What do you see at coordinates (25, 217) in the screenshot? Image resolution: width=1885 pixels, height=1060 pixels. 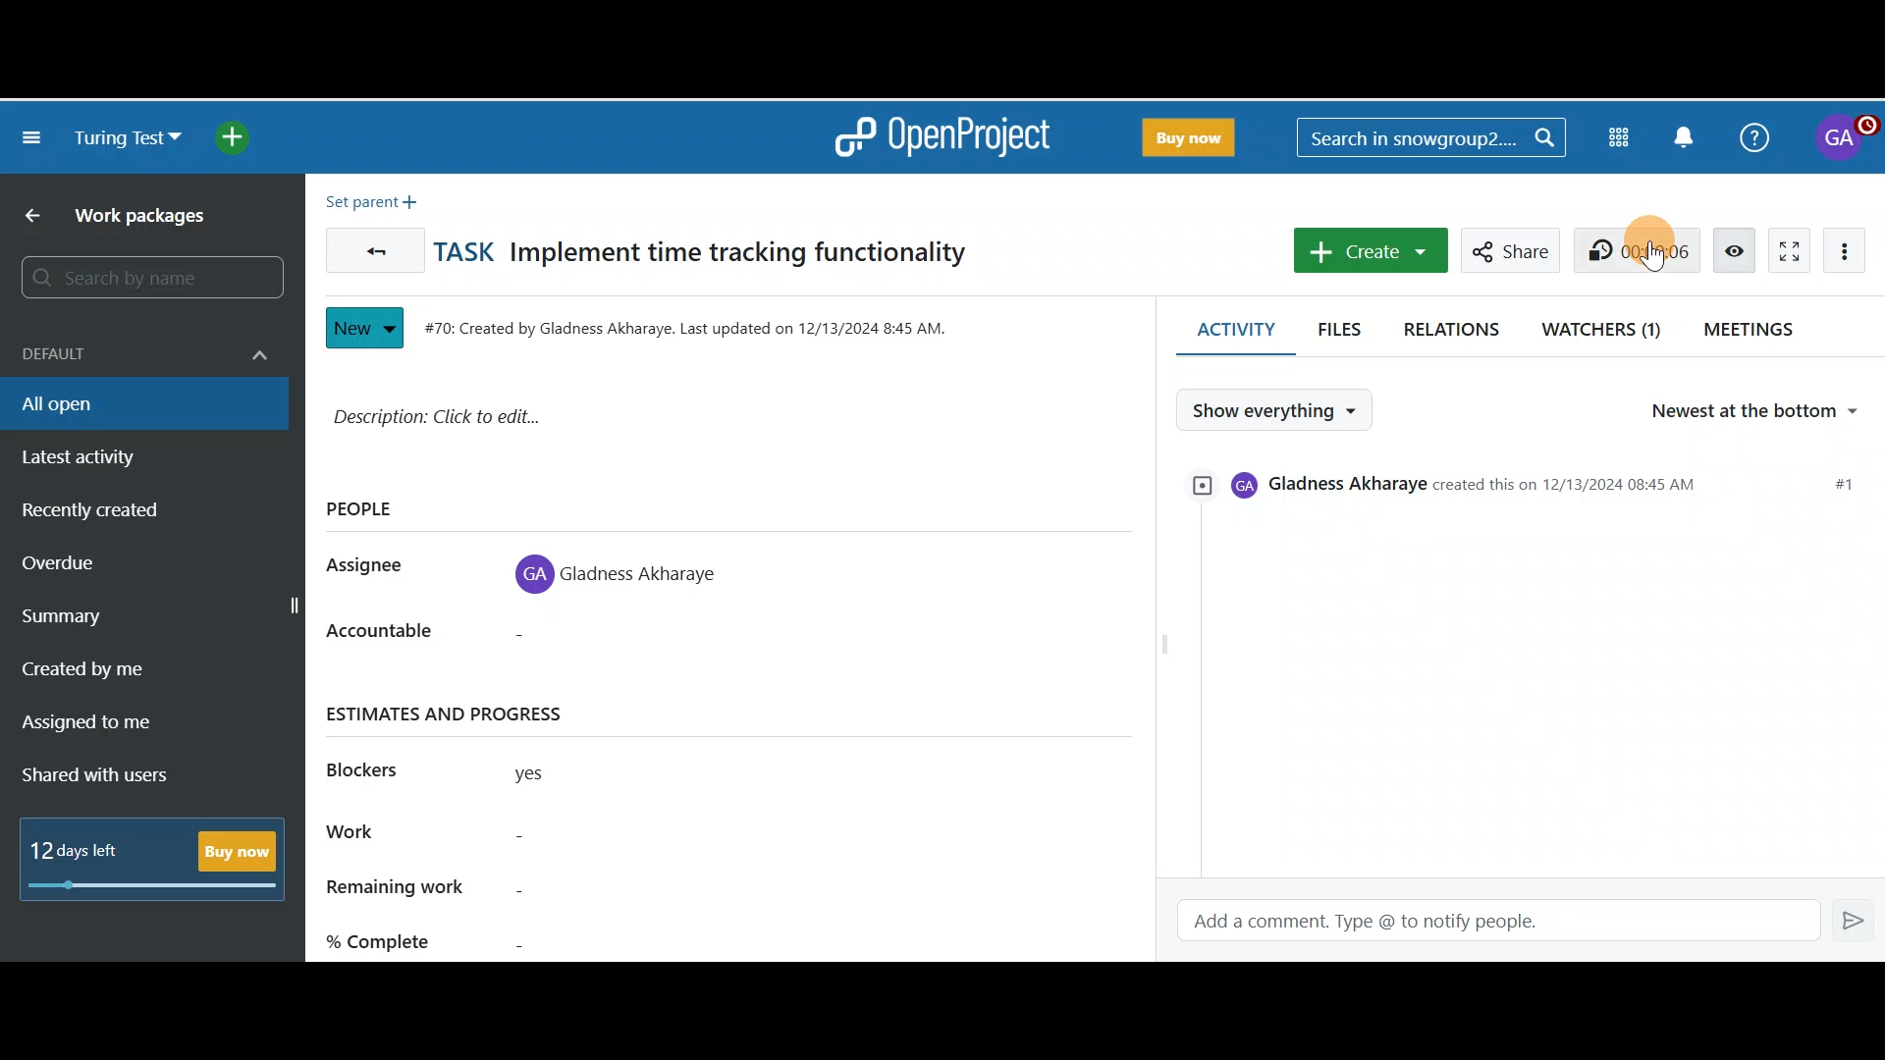 I see `Back` at bounding box center [25, 217].